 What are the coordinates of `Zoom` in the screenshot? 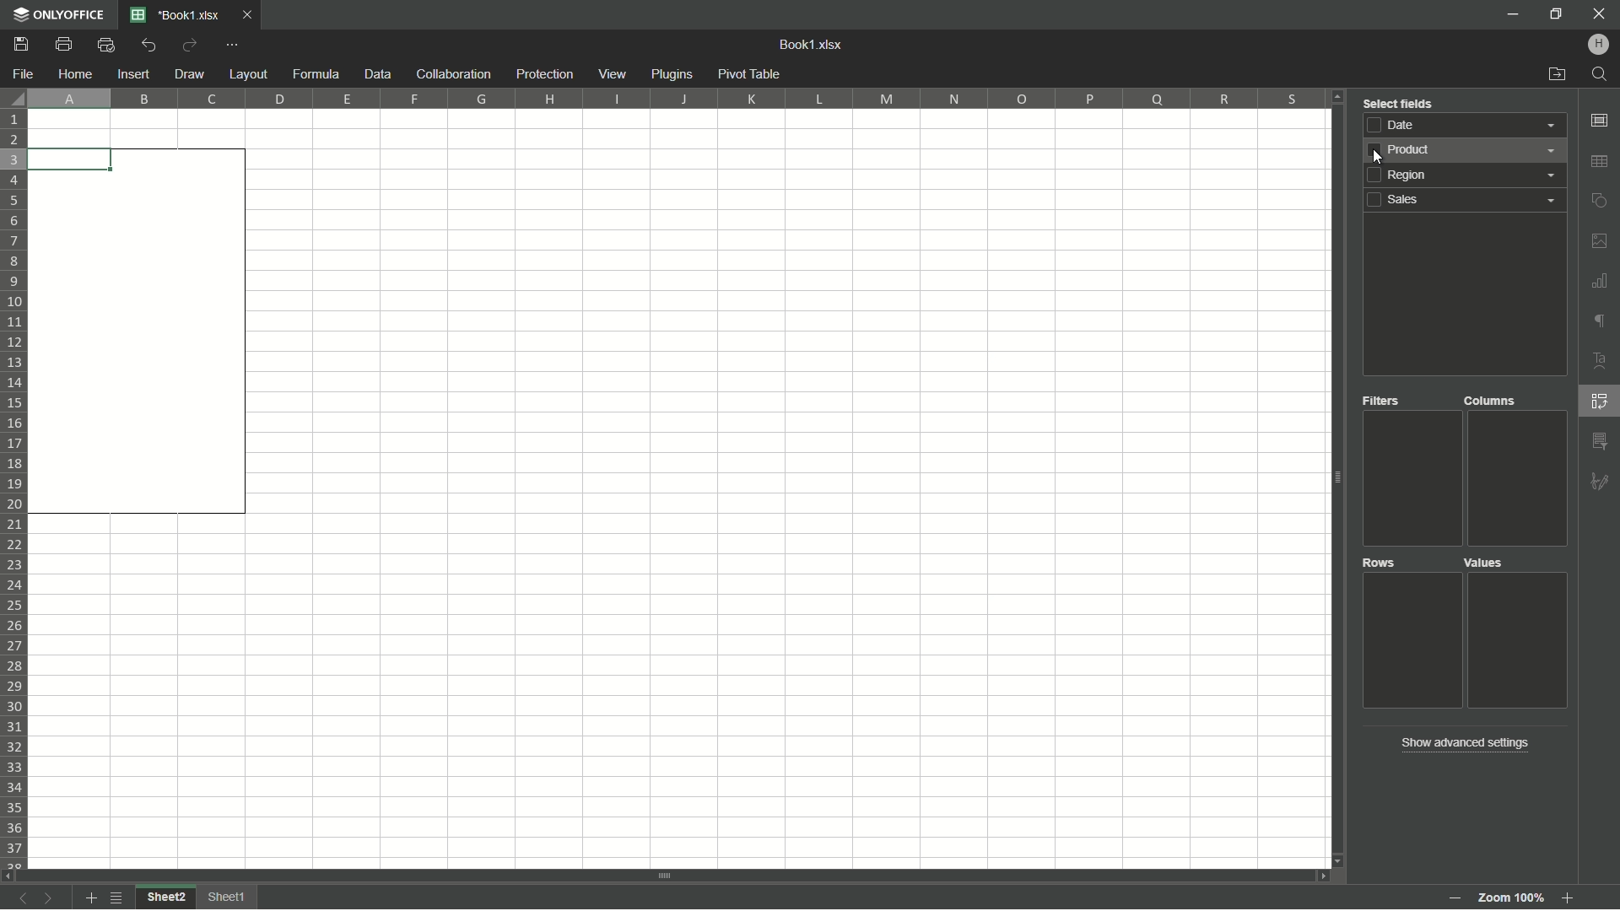 It's located at (1569, 901).